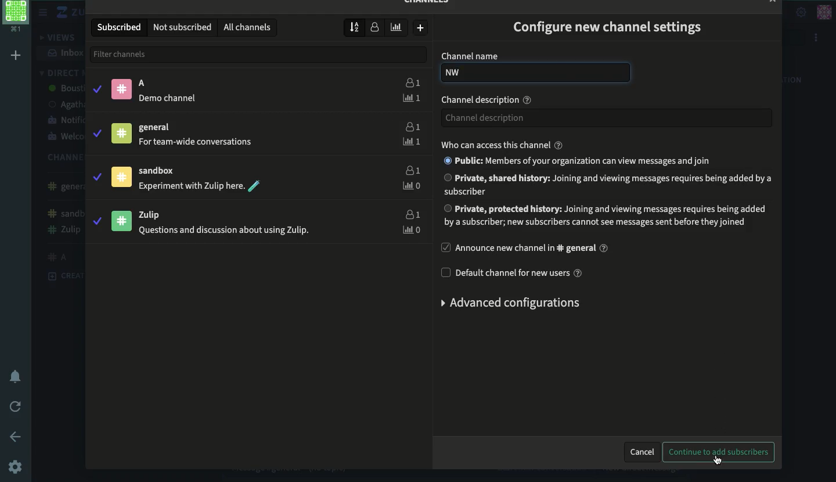 The height and width of the screenshot is (482, 836). Describe the element at coordinates (16, 466) in the screenshot. I see `settings` at that location.